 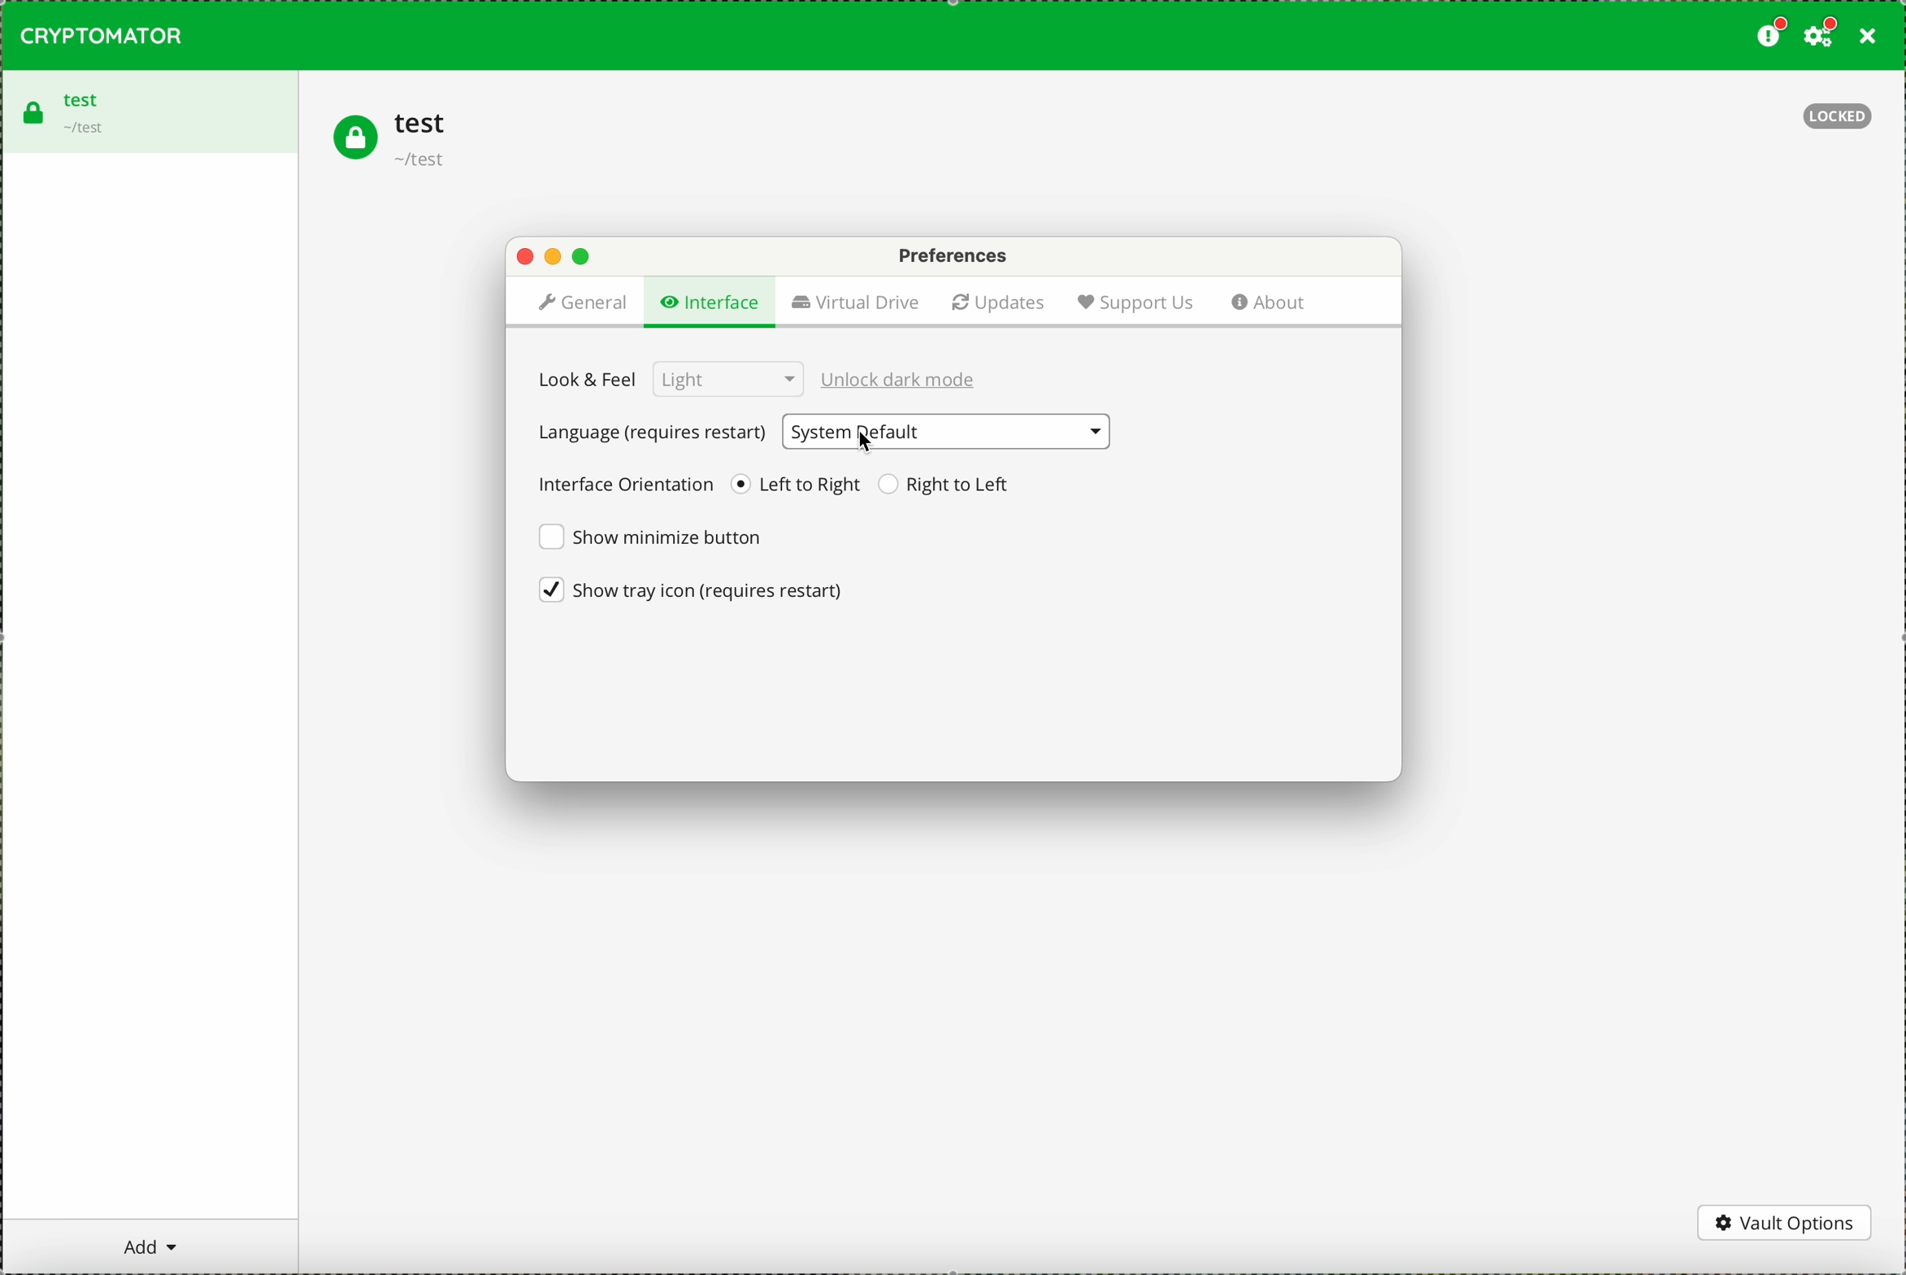 I want to click on cursor, so click(x=870, y=446).